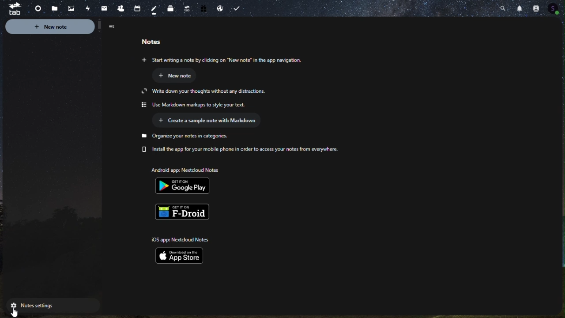  What do you see at coordinates (186, 212) in the screenshot?
I see `f-droid` at bounding box center [186, 212].